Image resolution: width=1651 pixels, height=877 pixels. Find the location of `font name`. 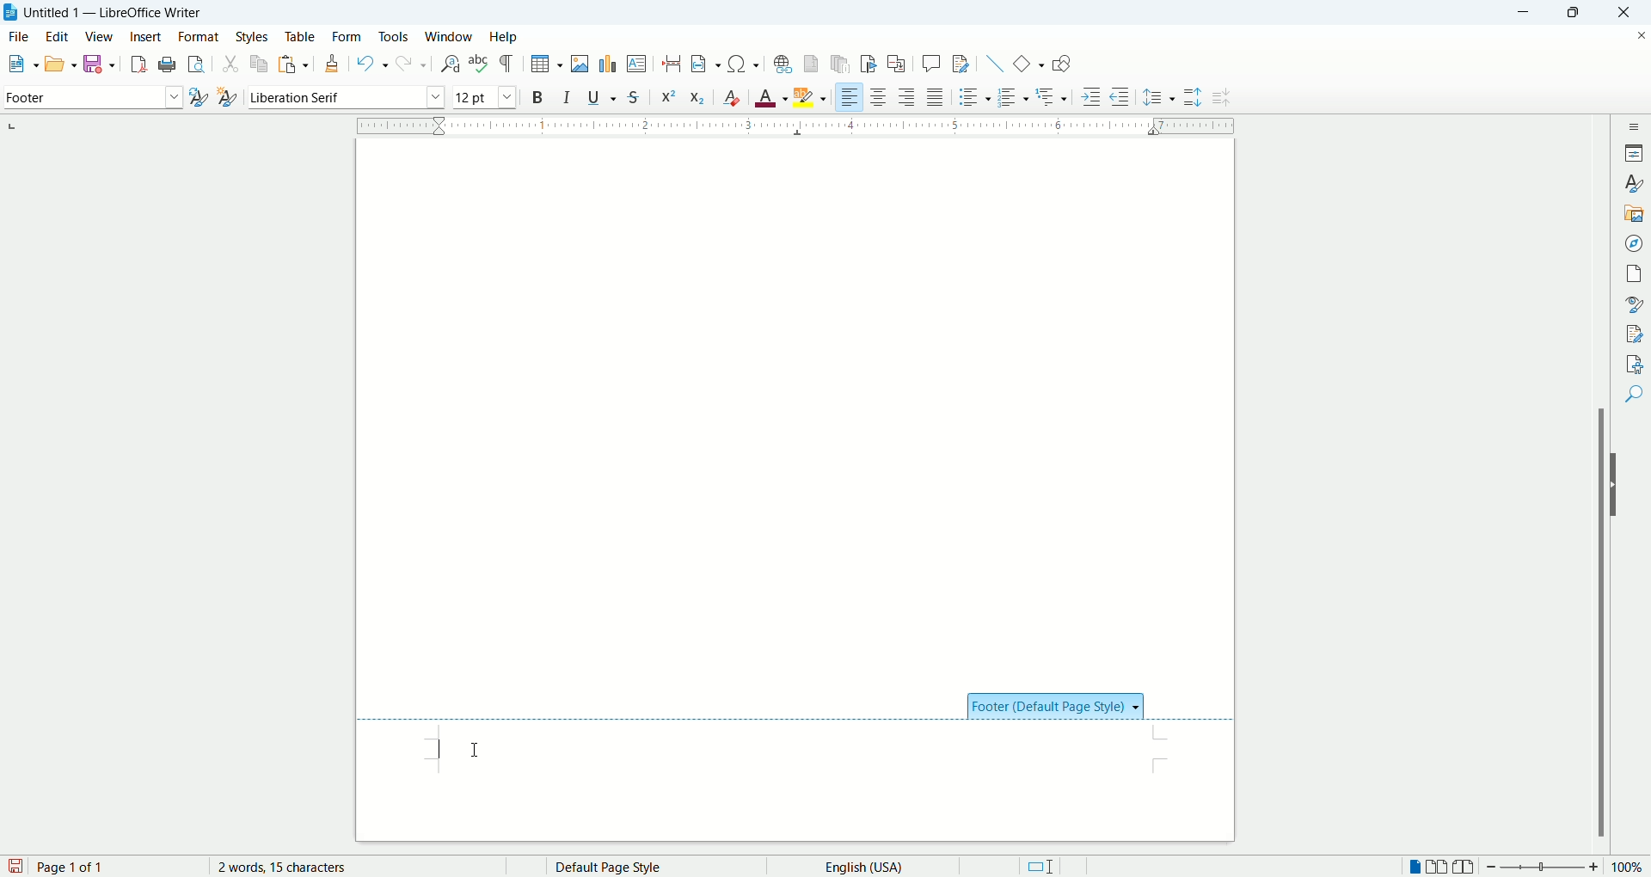

font name is located at coordinates (346, 97).